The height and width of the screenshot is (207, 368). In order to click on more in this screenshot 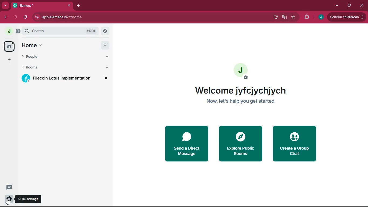, I will do `click(5, 5)`.